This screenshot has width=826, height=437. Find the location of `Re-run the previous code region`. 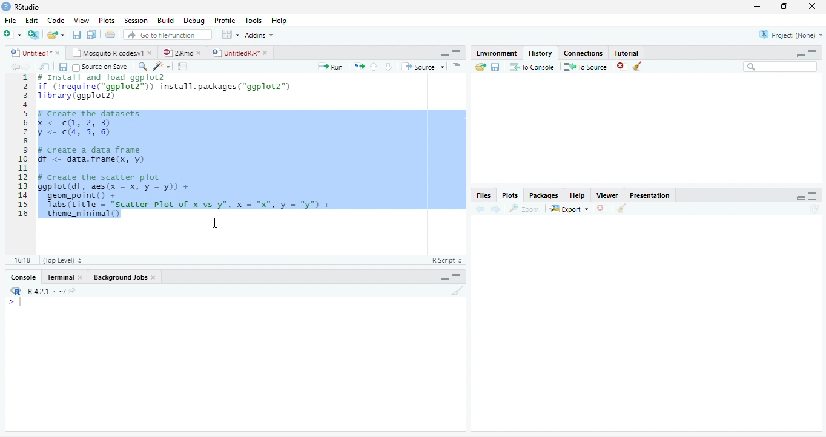

Re-run the previous code region is located at coordinates (359, 67).